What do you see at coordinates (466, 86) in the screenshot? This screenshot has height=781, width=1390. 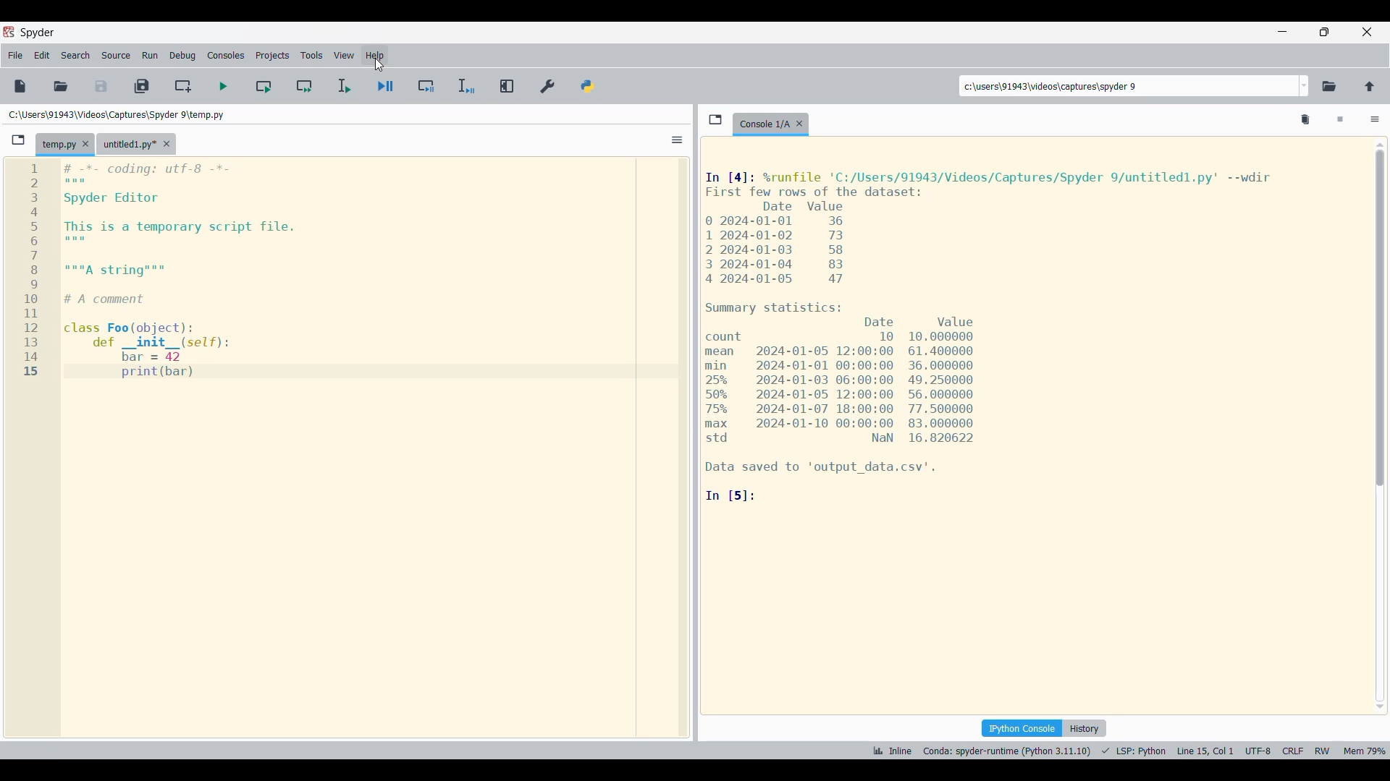 I see `Debug selection/current line` at bounding box center [466, 86].